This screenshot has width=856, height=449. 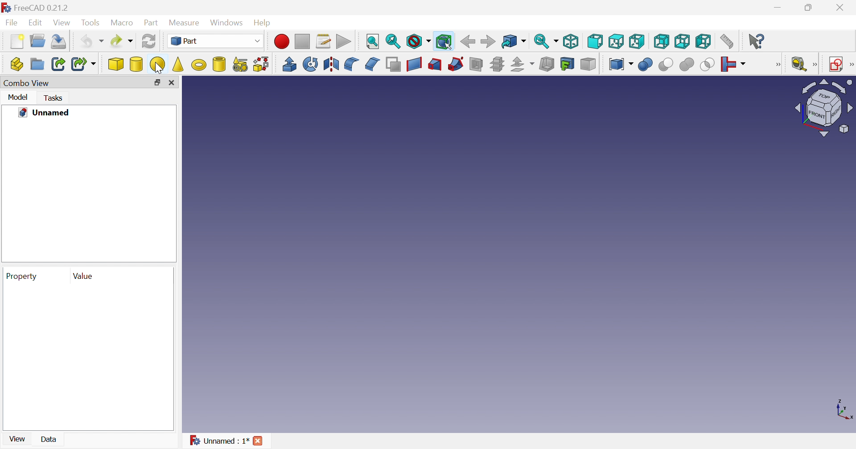 What do you see at coordinates (215, 40) in the screenshot?
I see `Part` at bounding box center [215, 40].